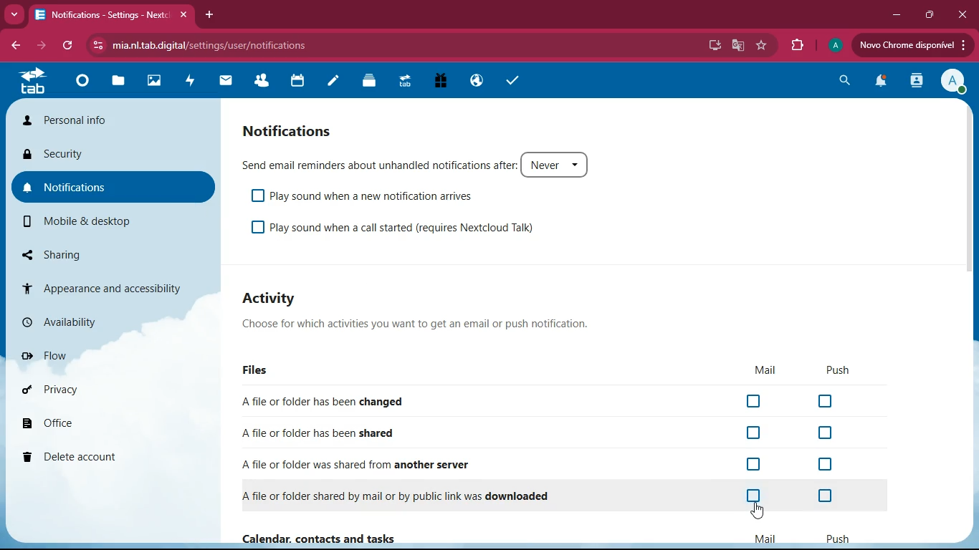  Describe the element at coordinates (970, 187) in the screenshot. I see `scroll bar` at that location.